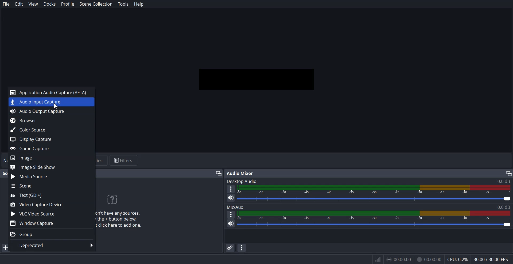  What do you see at coordinates (257, 79) in the screenshot?
I see `Preview window` at bounding box center [257, 79].